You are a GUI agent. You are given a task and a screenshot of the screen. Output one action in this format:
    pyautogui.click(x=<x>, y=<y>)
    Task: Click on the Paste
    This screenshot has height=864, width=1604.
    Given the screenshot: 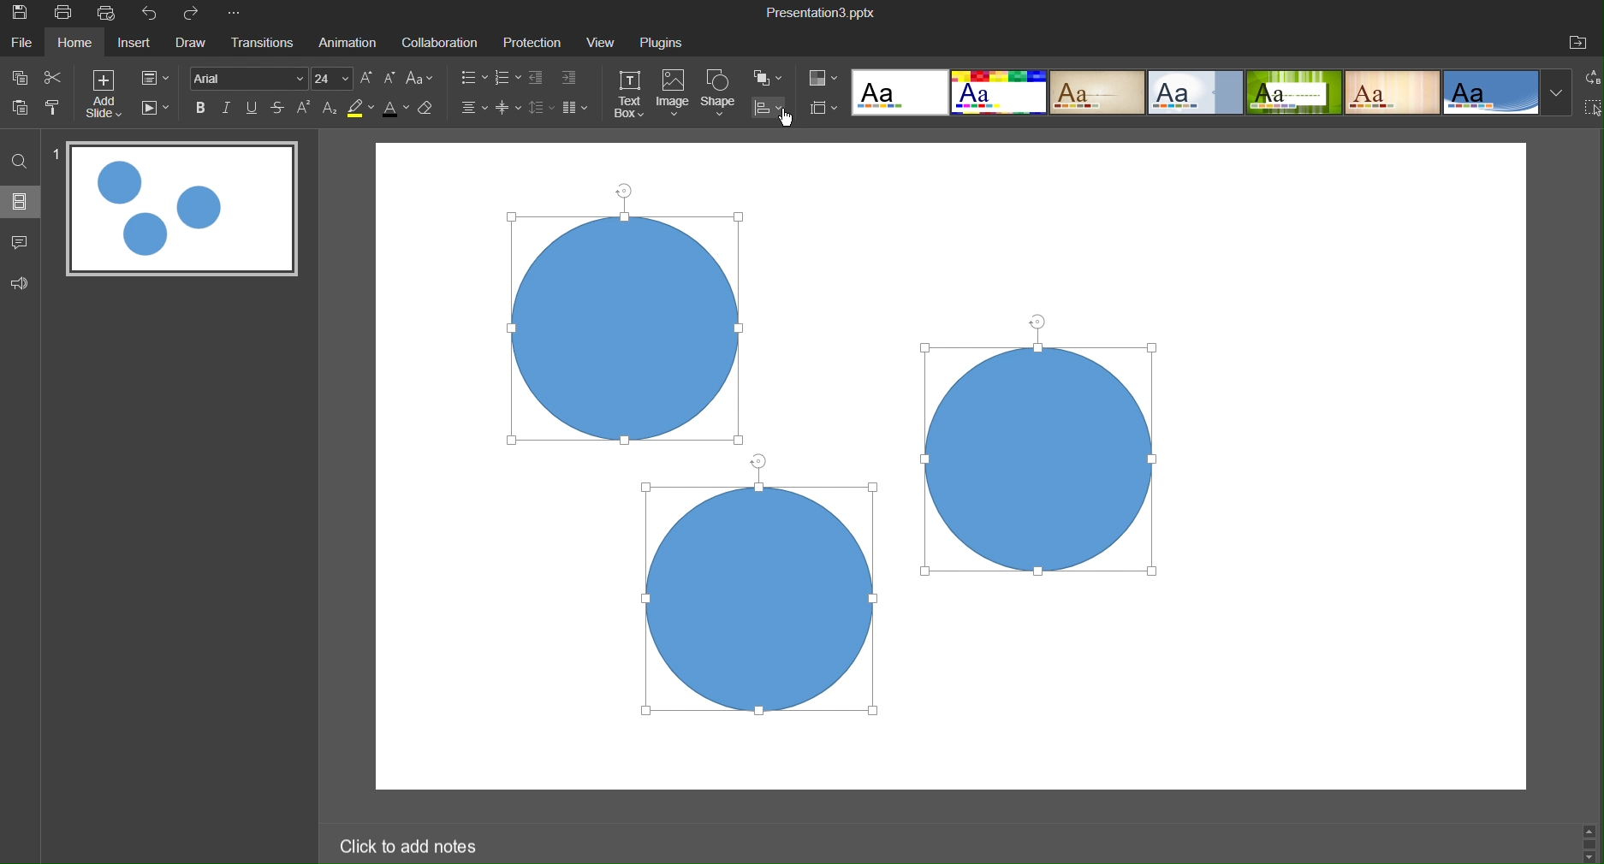 What is the action you would take?
    pyautogui.click(x=19, y=114)
    